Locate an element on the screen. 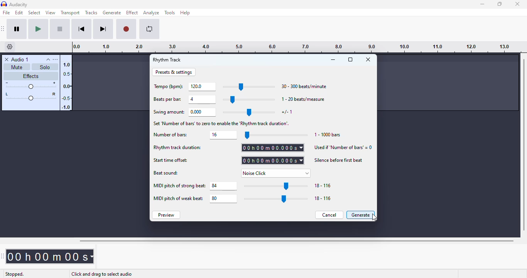  close is located at coordinates (368, 59).